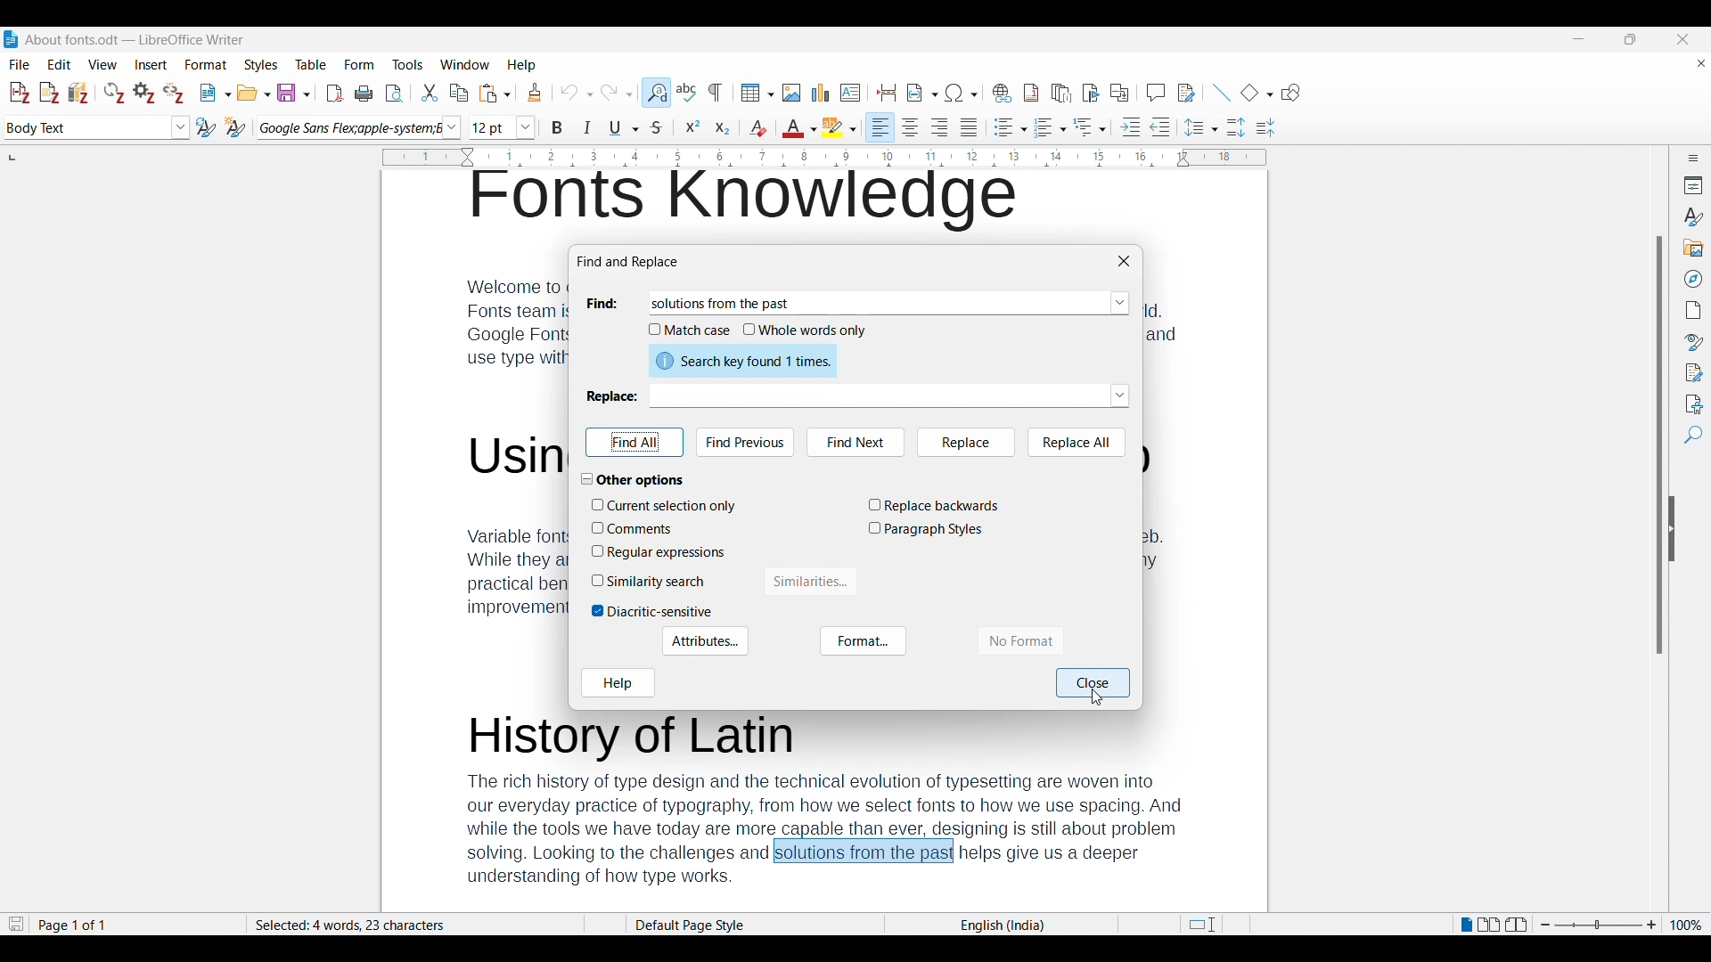 This screenshot has height=962, width=1711. Describe the element at coordinates (577, 93) in the screenshot. I see `Undo` at that location.